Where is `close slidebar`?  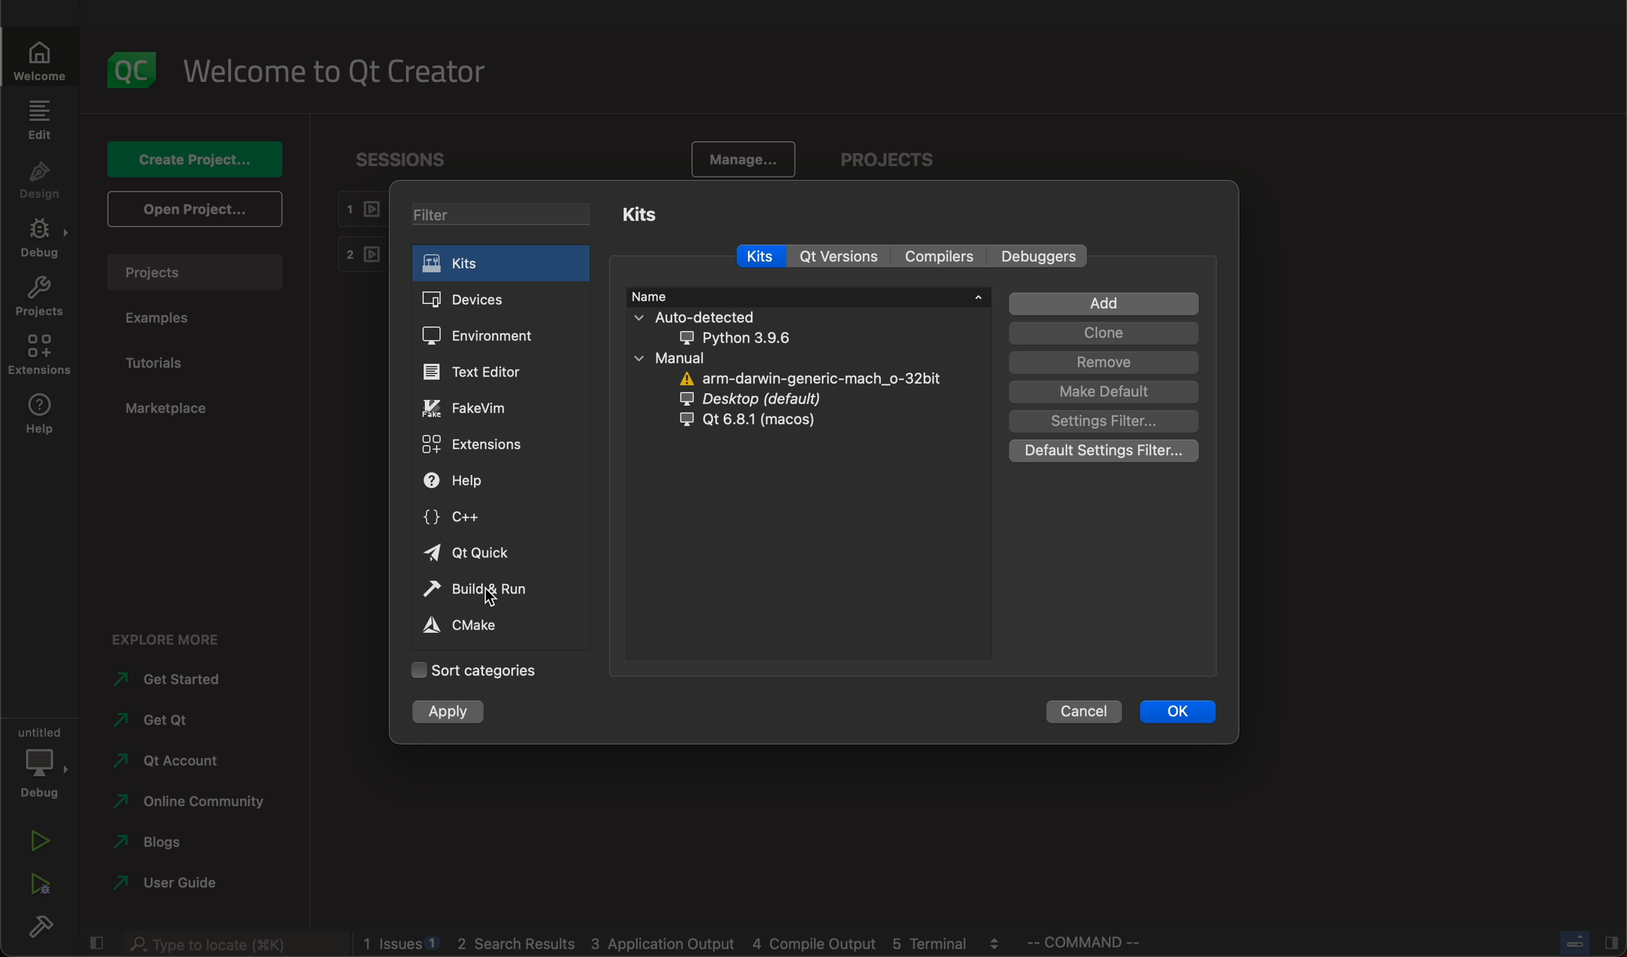
close slidebar is located at coordinates (96, 942).